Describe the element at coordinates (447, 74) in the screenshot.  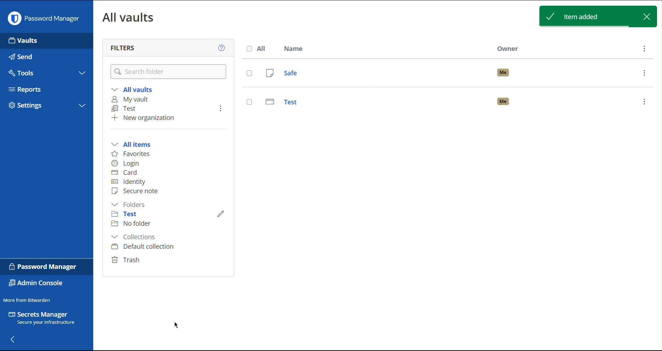
I see `Safe` at that location.